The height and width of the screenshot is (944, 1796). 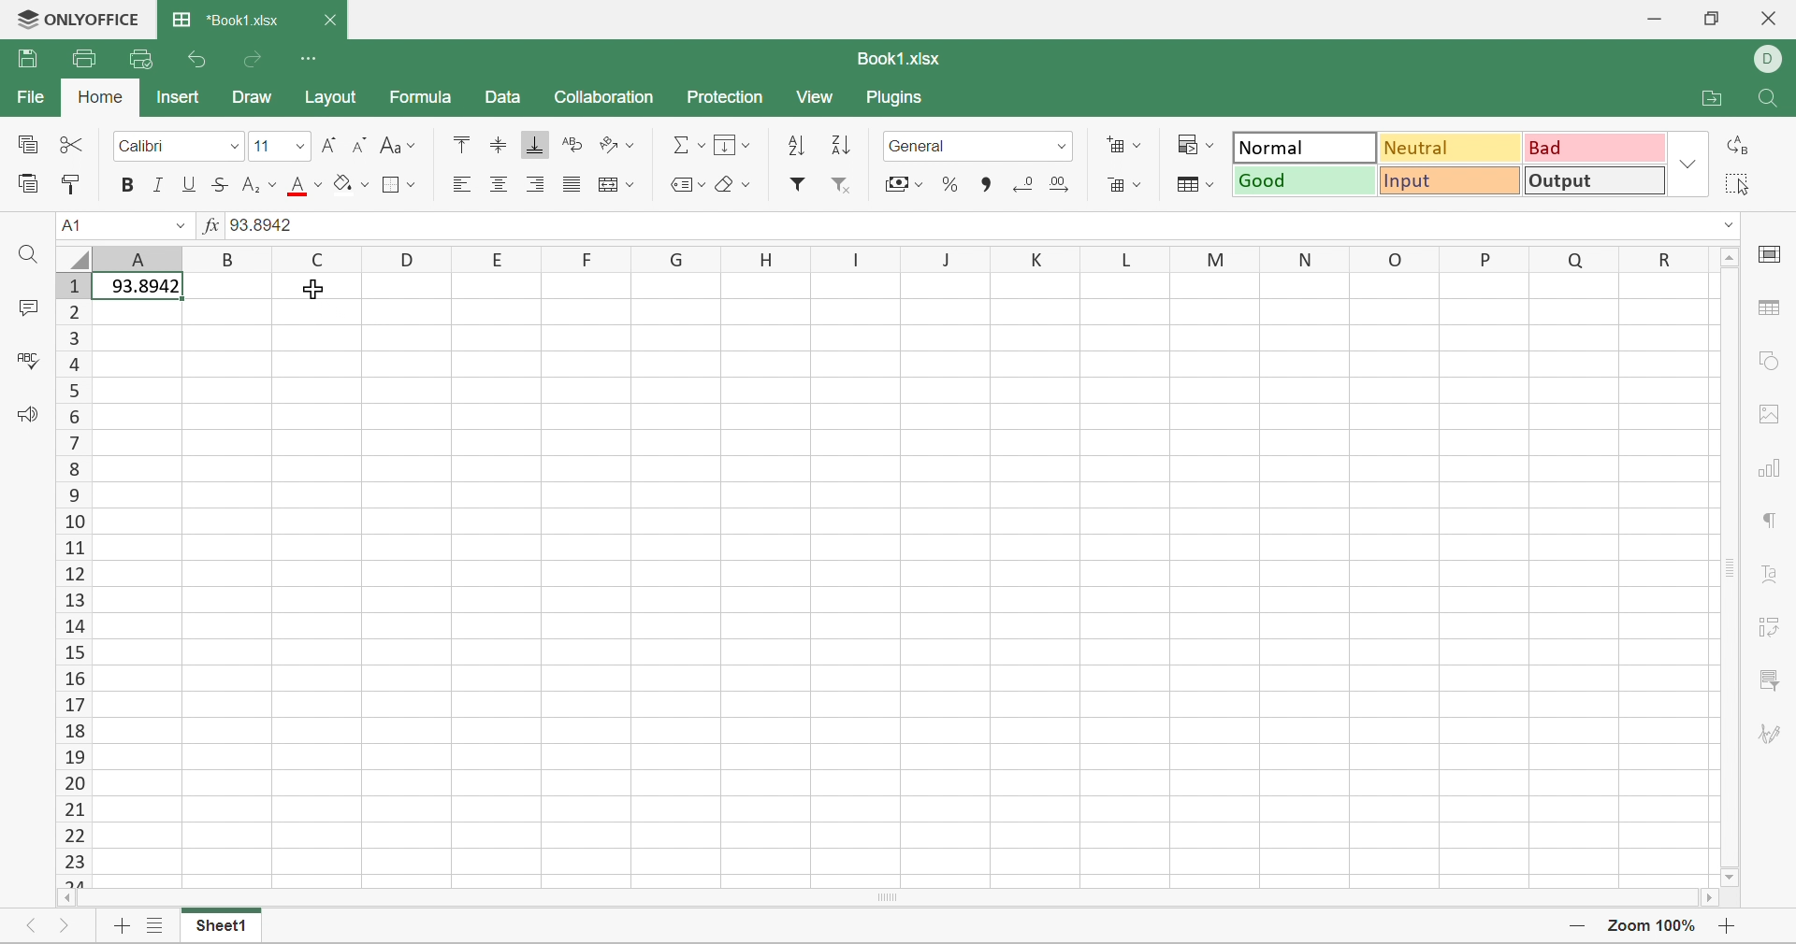 I want to click on Add sheet, so click(x=117, y=929).